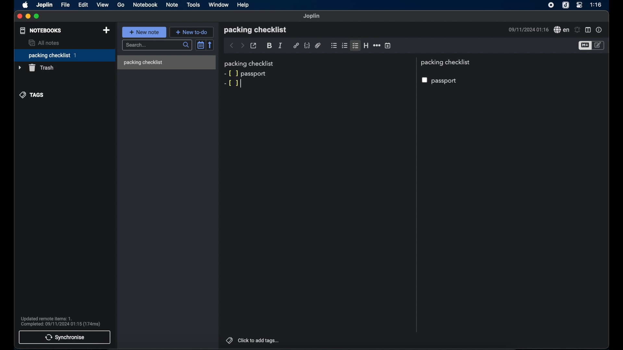 This screenshot has height=350, width=623. What do you see at coordinates (334, 46) in the screenshot?
I see `bulleted checklist` at bounding box center [334, 46].